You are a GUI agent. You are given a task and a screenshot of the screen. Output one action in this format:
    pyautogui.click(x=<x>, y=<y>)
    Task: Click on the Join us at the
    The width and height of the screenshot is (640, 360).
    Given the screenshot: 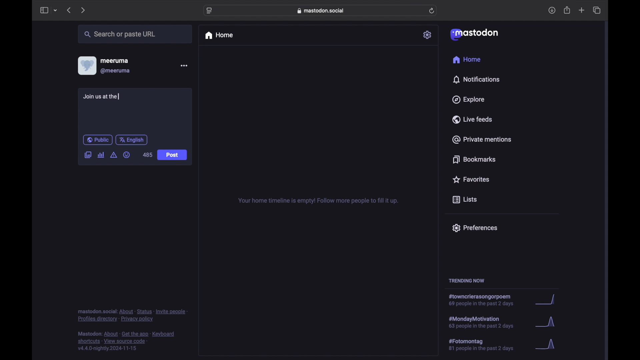 What is the action you would take?
    pyautogui.click(x=101, y=97)
    